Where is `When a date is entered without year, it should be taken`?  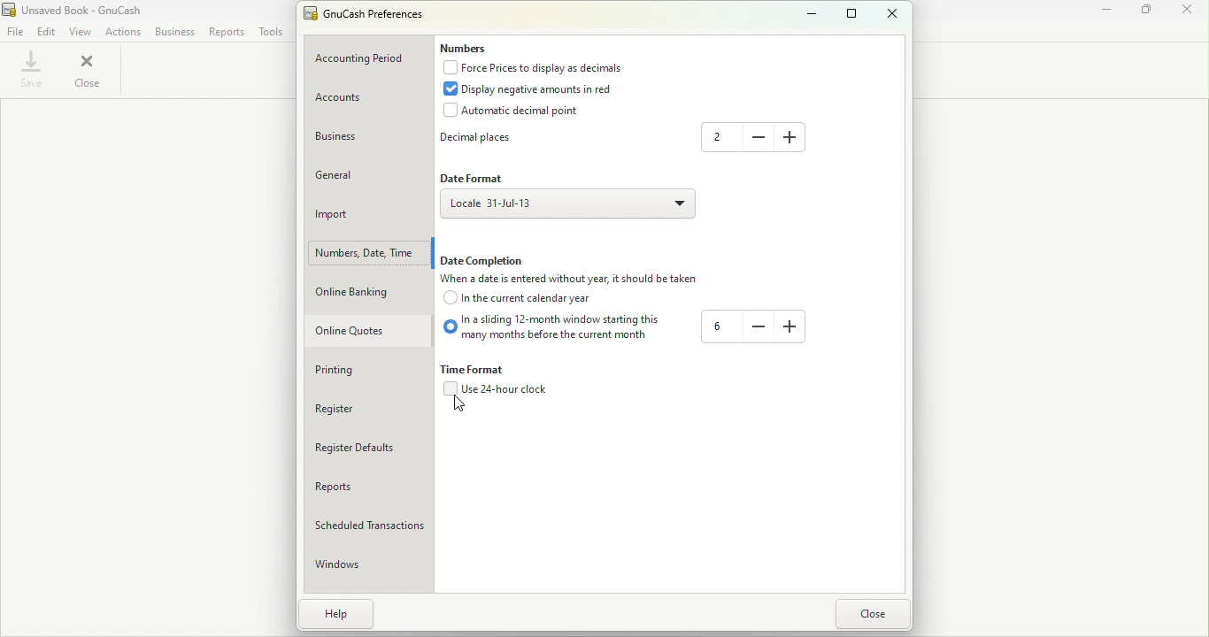
When a date is entered without year, it should be taken is located at coordinates (573, 279).